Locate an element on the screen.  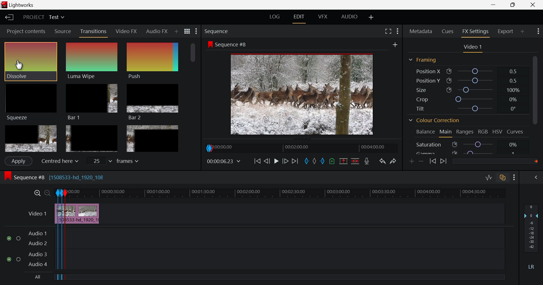
Previous keyframe is located at coordinates (433, 162).